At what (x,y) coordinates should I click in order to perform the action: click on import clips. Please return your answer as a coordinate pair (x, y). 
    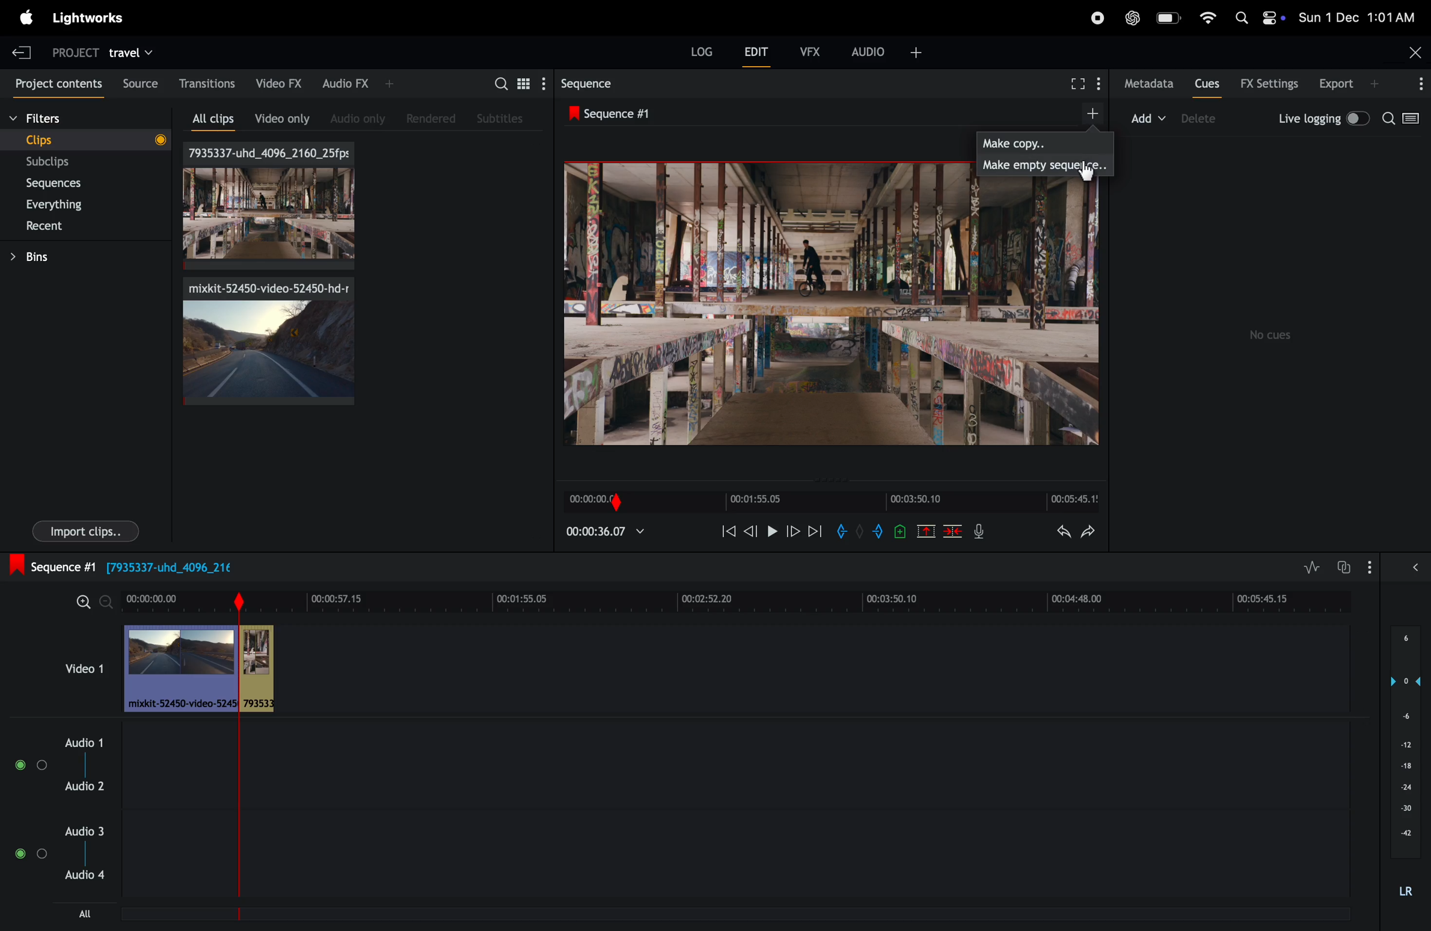
    Looking at the image, I should click on (86, 530).